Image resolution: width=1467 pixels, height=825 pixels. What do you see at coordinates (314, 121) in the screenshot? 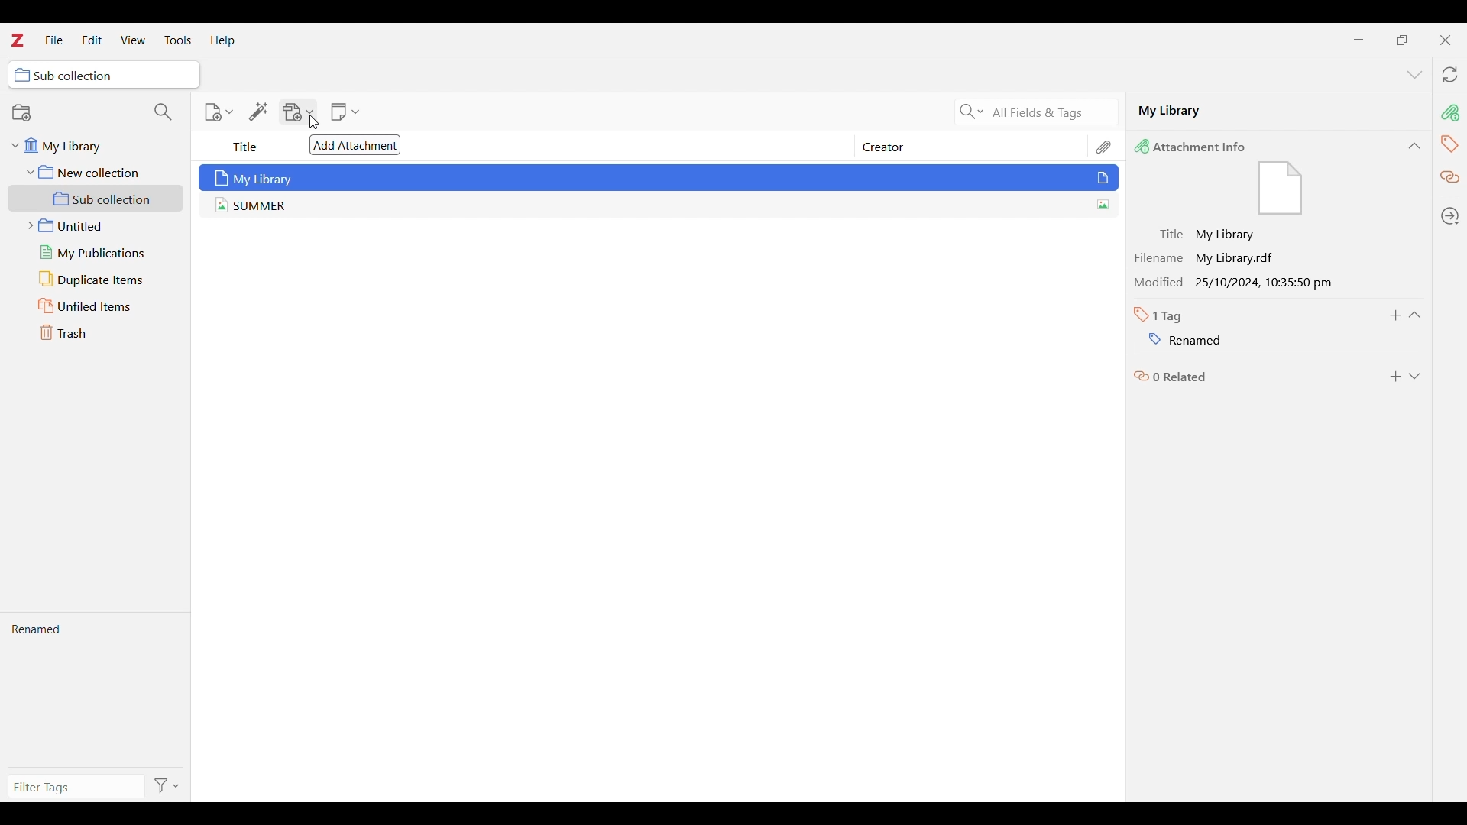
I see `Cursor` at bounding box center [314, 121].